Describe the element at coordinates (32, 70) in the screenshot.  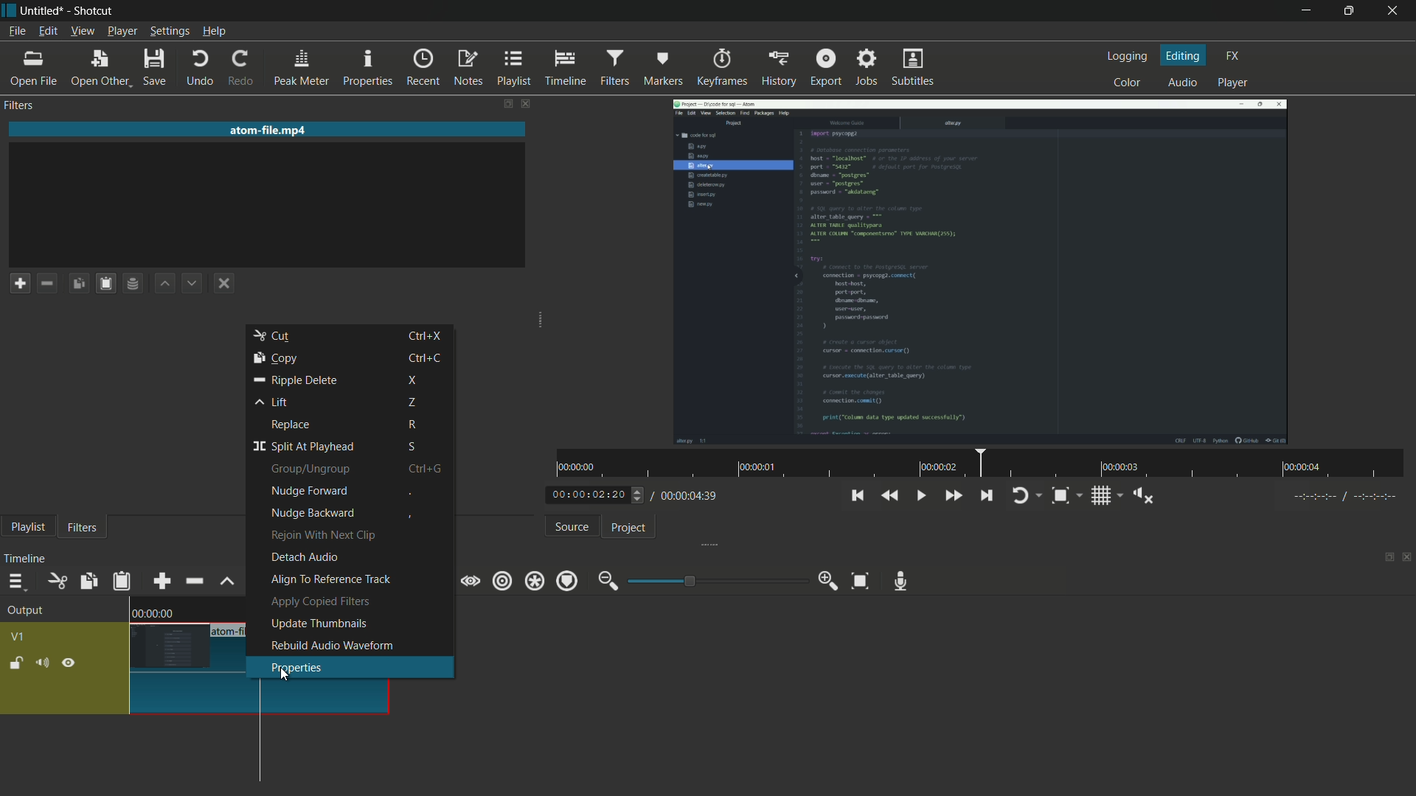
I see `open file` at that location.